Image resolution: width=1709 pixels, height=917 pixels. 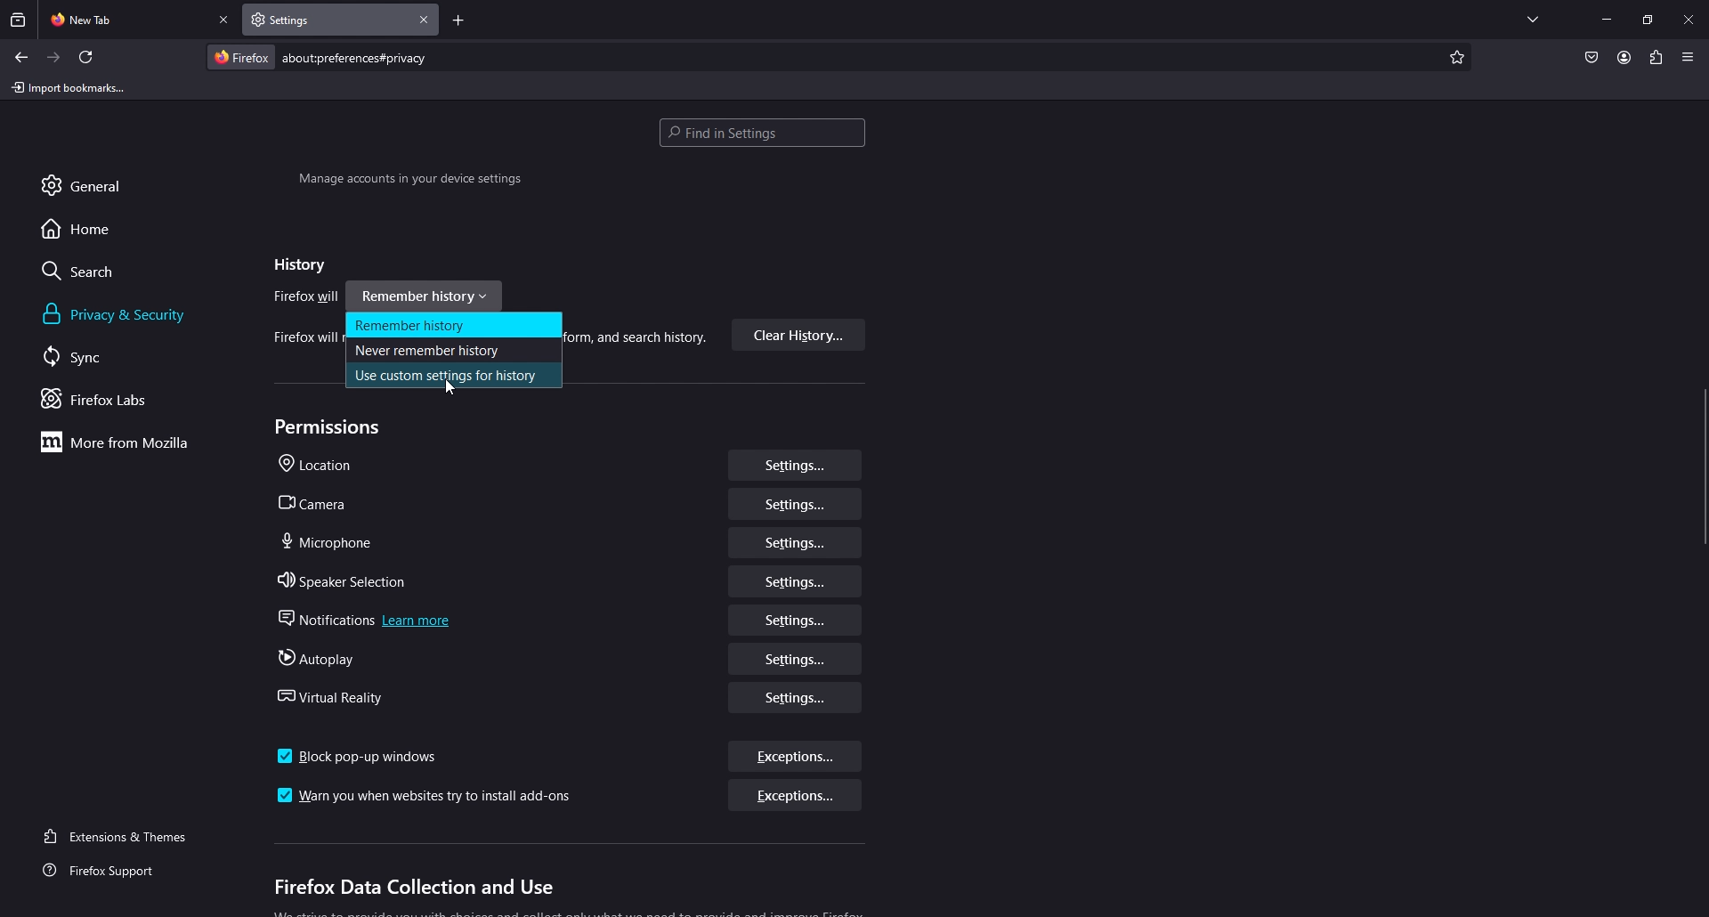 What do you see at coordinates (458, 22) in the screenshot?
I see `add tab` at bounding box center [458, 22].